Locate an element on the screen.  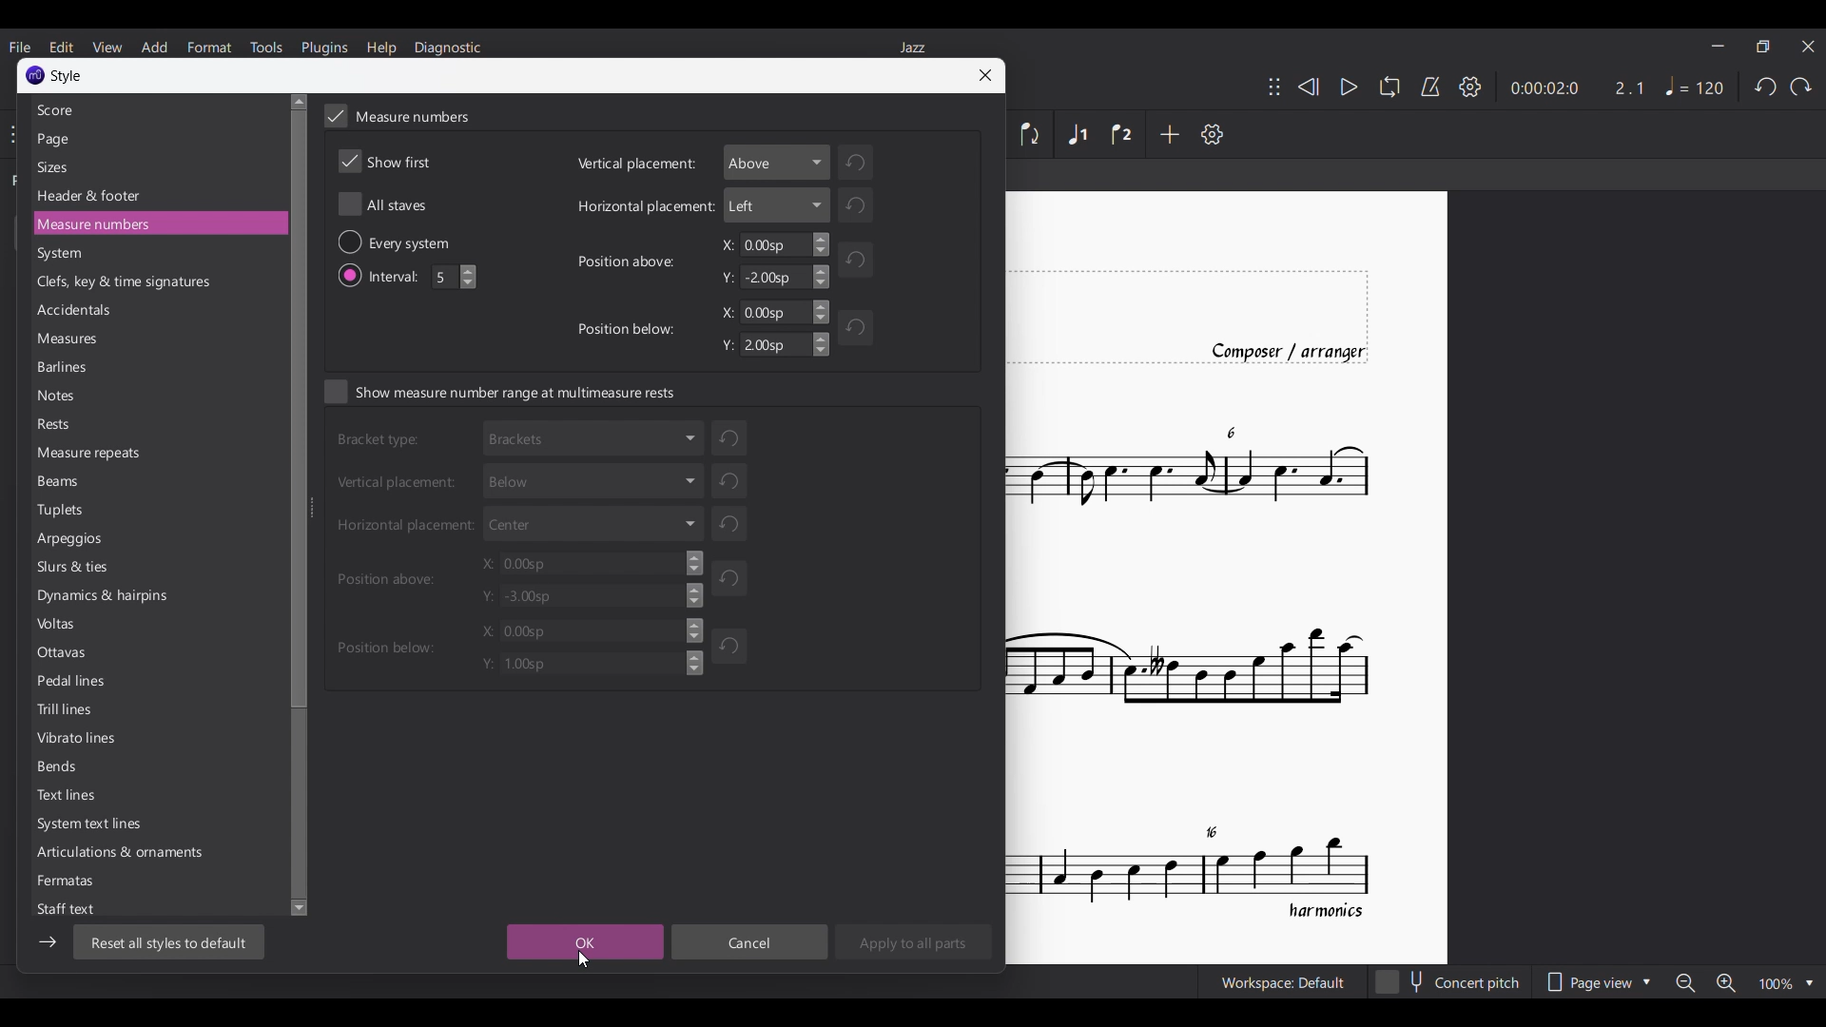
Indicates setting for each is located at coordinates (381, 443).